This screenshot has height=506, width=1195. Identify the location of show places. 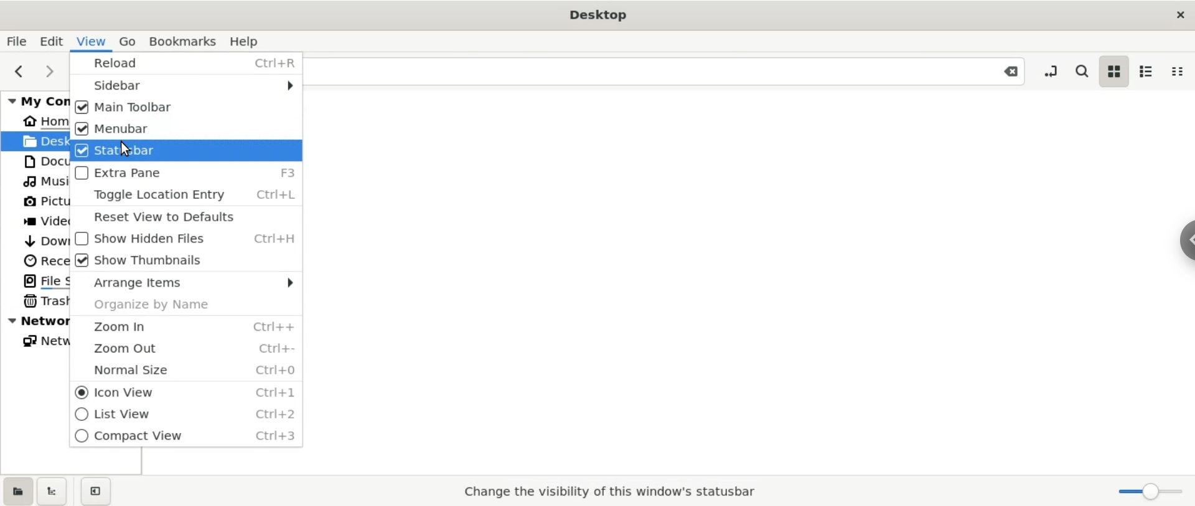
(16, 491).